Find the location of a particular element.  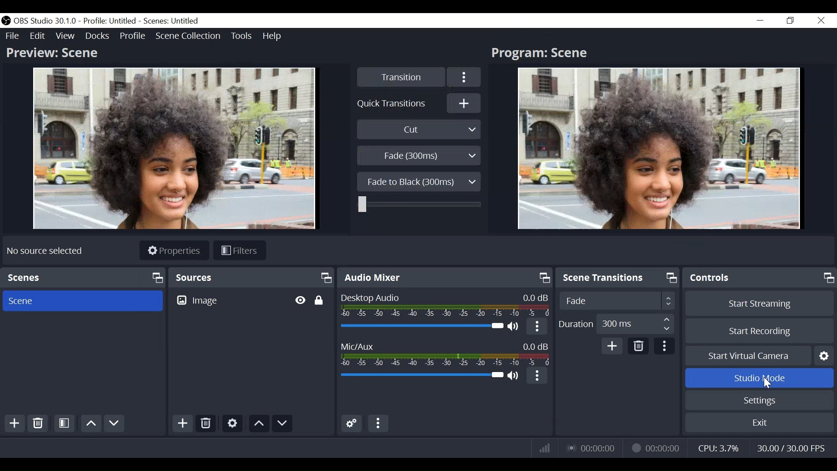

Audio Mixer is located at coordinates (444, 278).